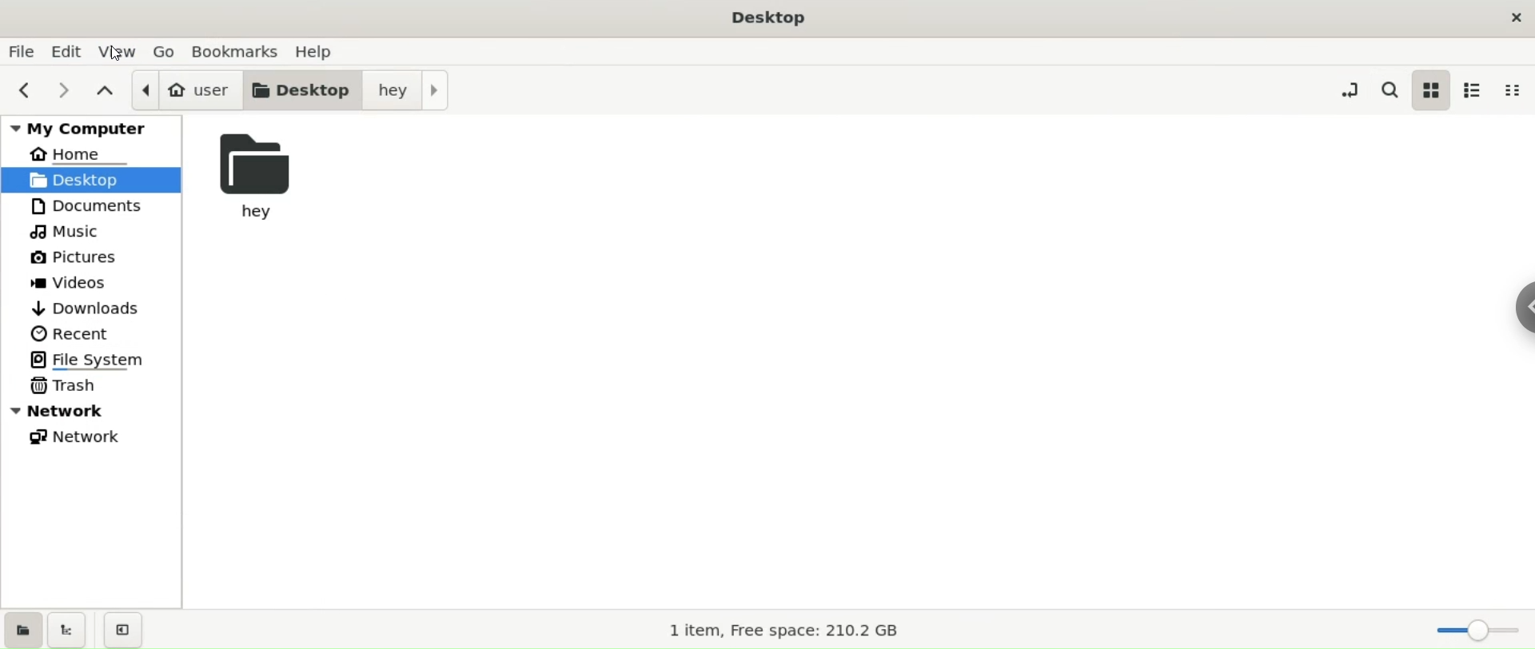 The width and height of the screenshot is (1535, 649). What do you see at coordinates (102, 93) in the screenshot?
I see `parent folders` at bounding box center [102, 93].